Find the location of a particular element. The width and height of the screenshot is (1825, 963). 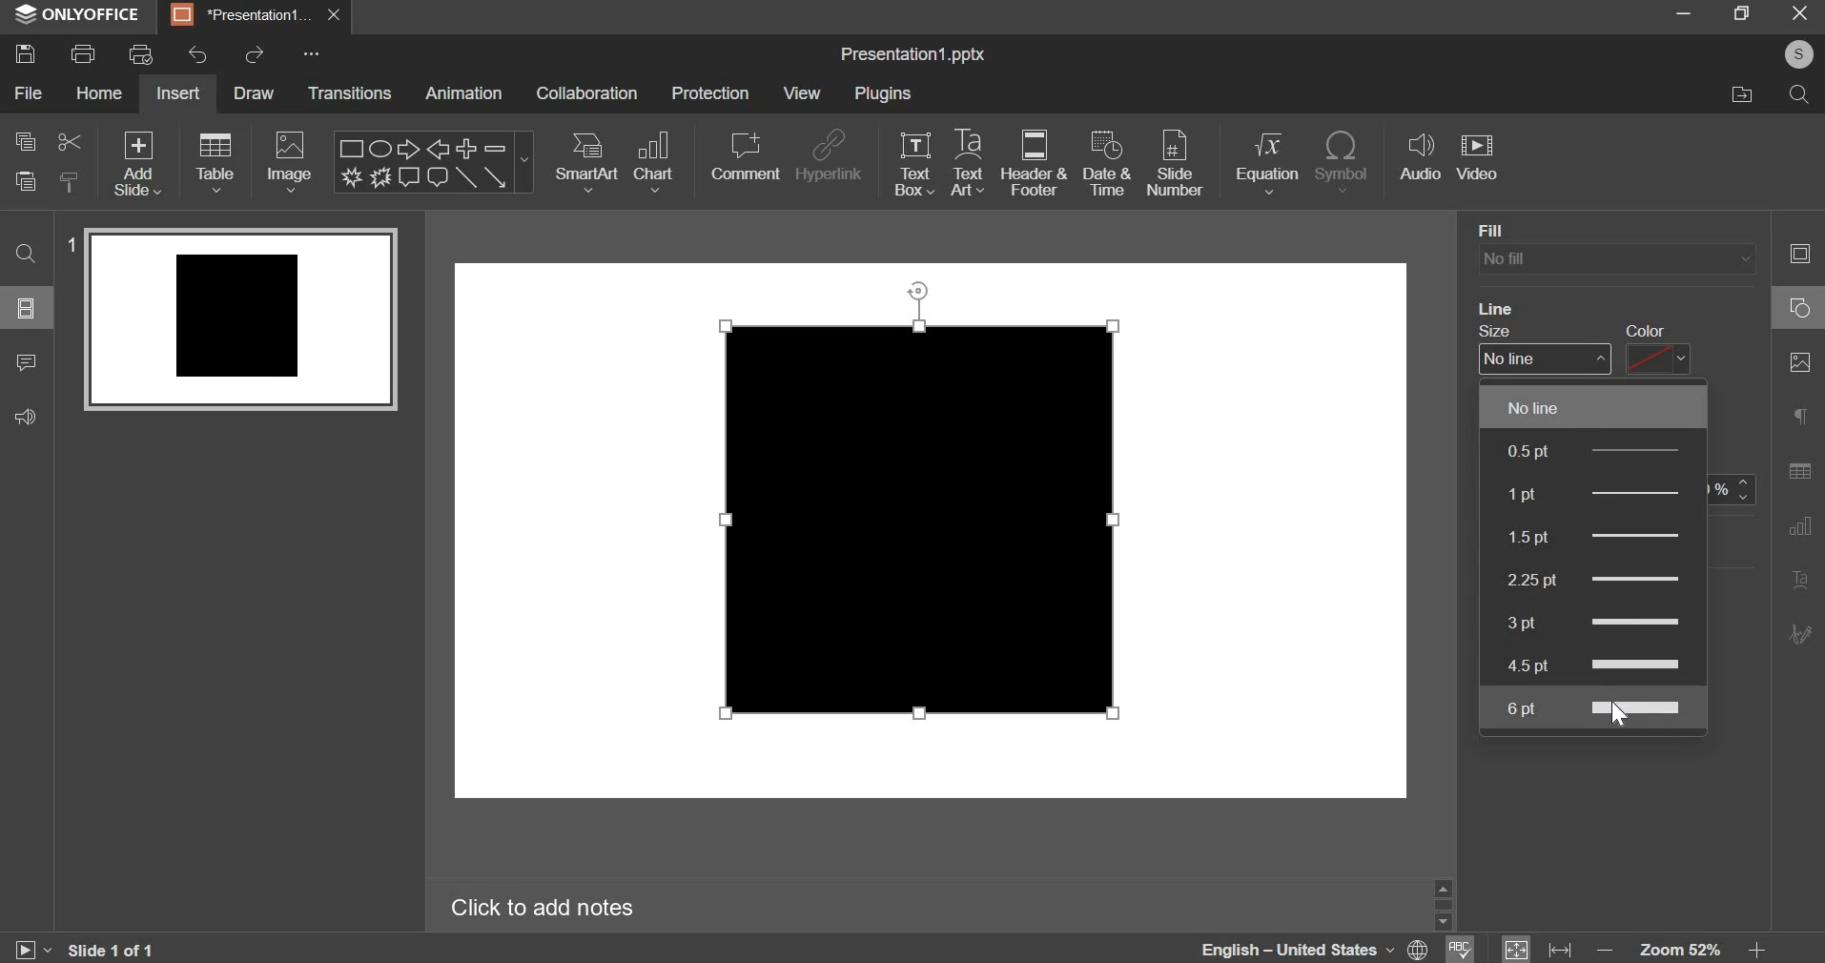

presentation.pptx is located at coordinates (912, 55).